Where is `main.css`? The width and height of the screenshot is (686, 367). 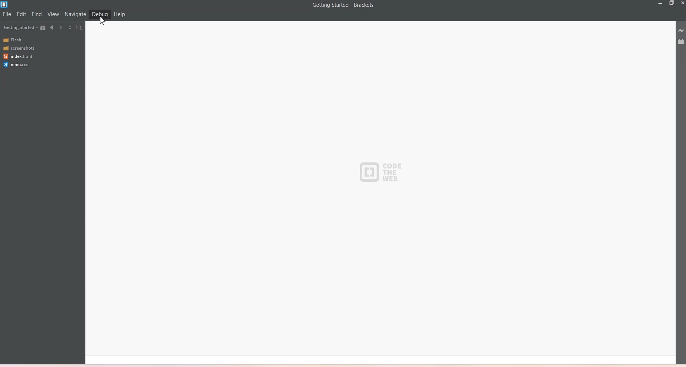 main.css is located at coordinates (18, 65).